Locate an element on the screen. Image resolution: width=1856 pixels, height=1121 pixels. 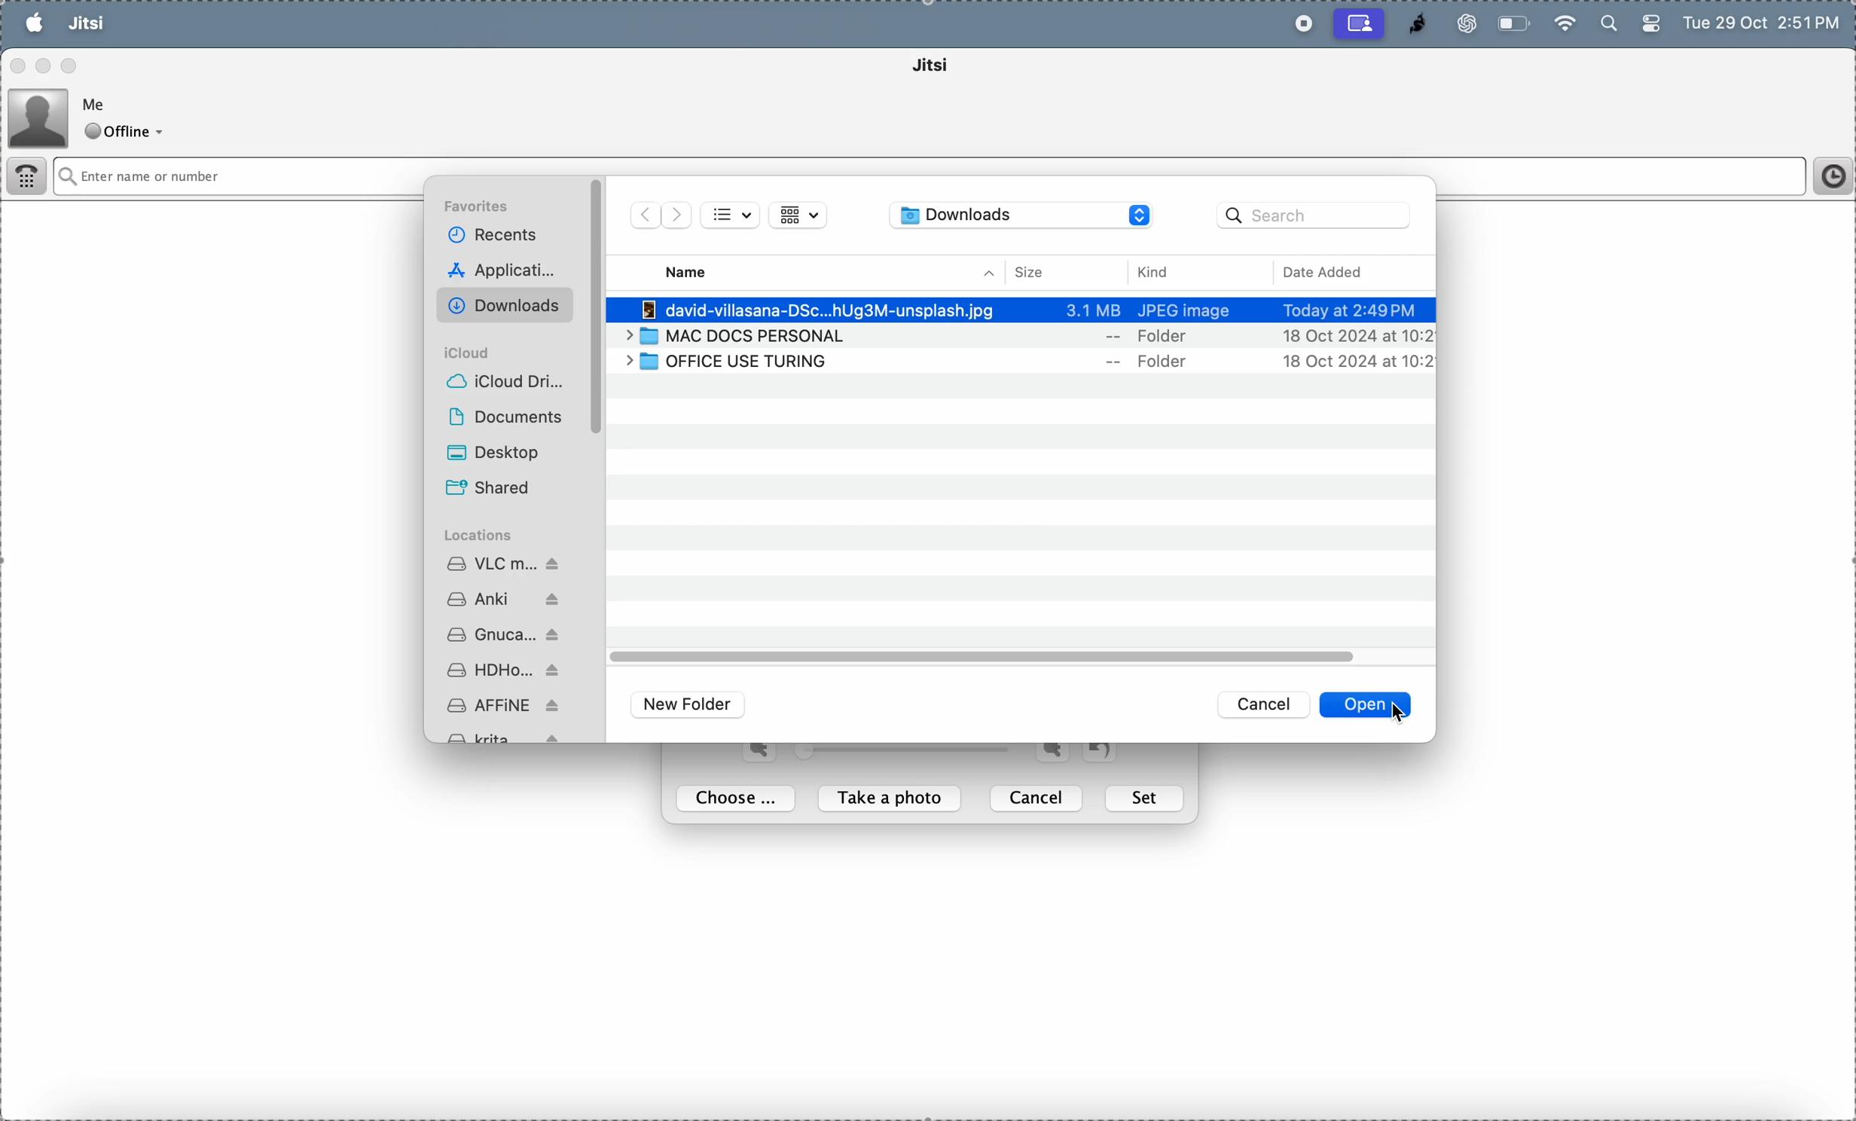
> 7 MAC DOCS PERSONAL -- Folder 18 Oct 2024 at 10:2] is located at coordinates (1022, 337).